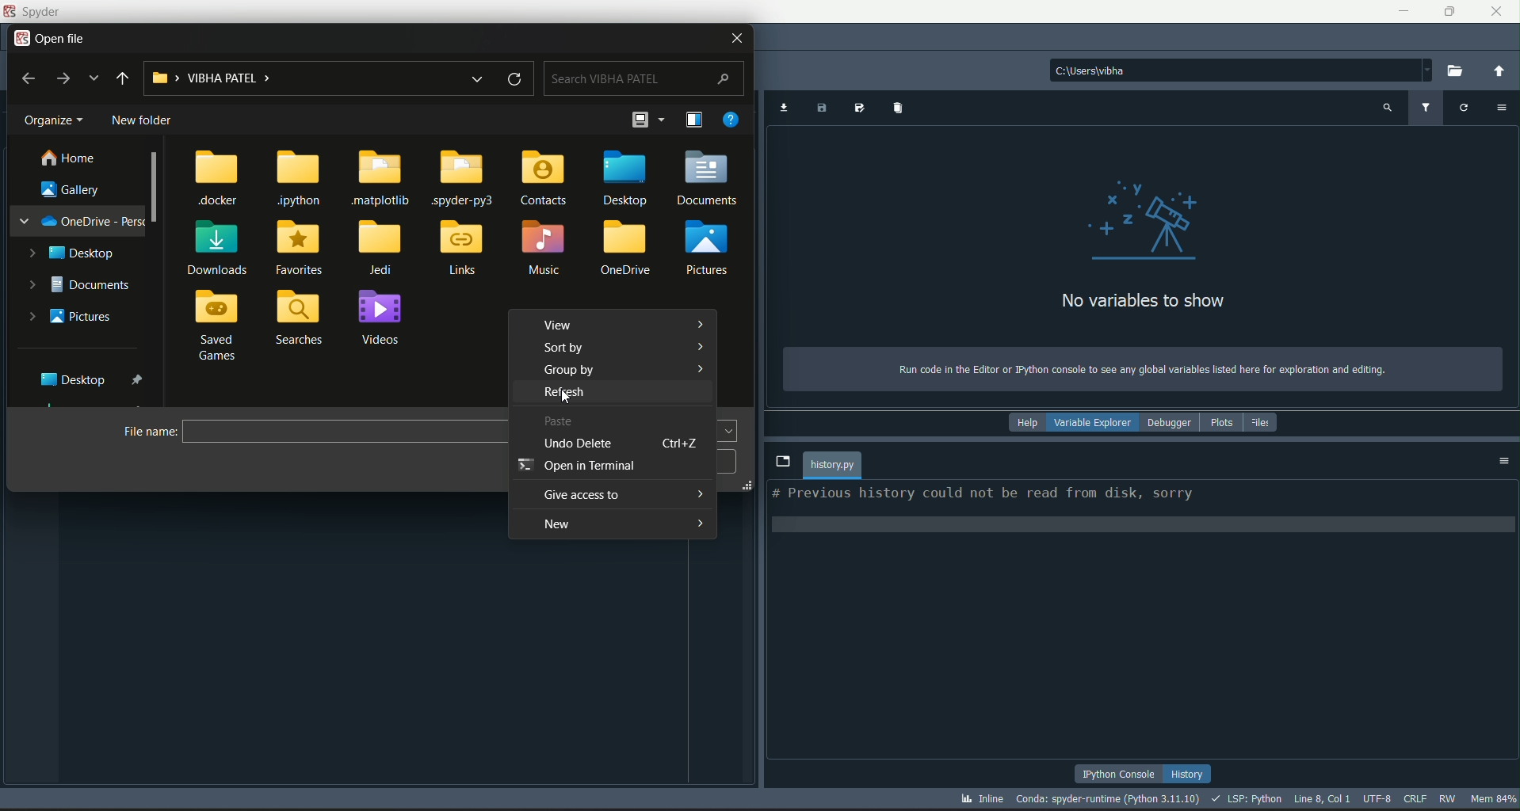  What do you see at coordinates (1498, 70) in the screenshot?
I see `change to parent directory` at bounding box center [1498, 70].